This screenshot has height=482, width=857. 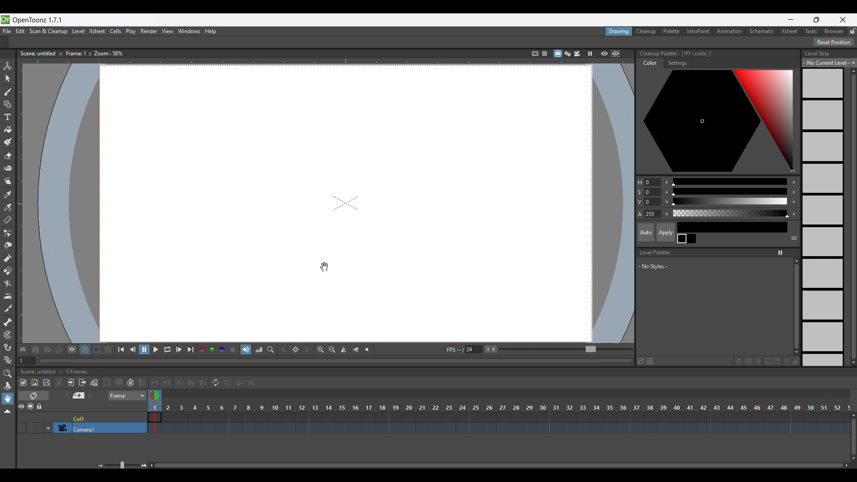 What do you see at coordinates (619, 31) in the screenshot?
I see `Drawing` at bounding box center [619, 31].